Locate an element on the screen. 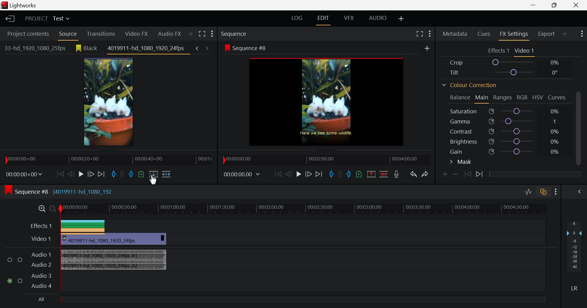 The width and height of the screenshot is (587, 308). Remove all marks is located at coordinates (340, 175).